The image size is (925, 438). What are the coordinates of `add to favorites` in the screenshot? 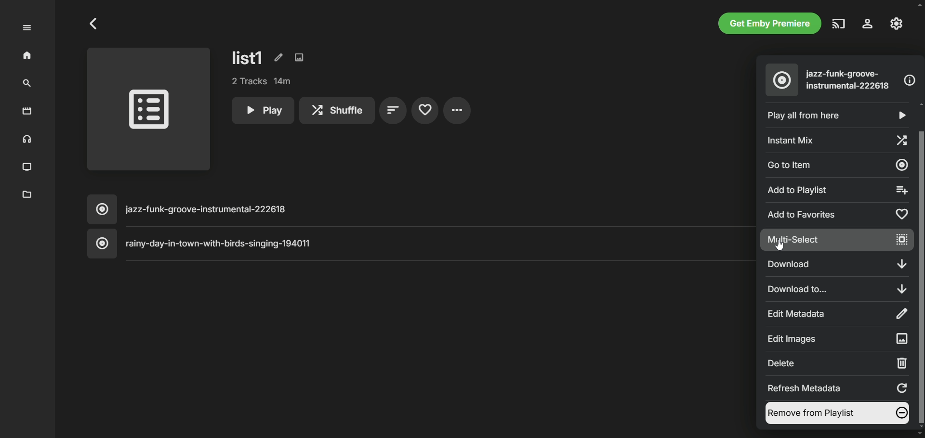 It's located at (836, 215).